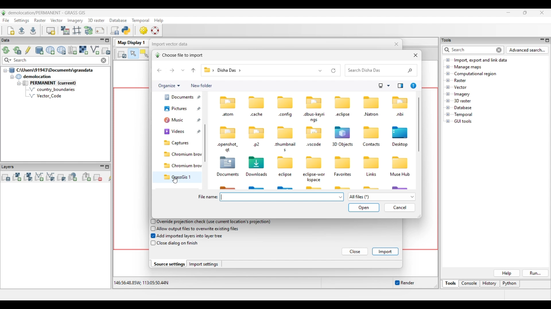  Describe the element at coordinates (542, 13) in the screenshot. I see `Close interface` at that location.